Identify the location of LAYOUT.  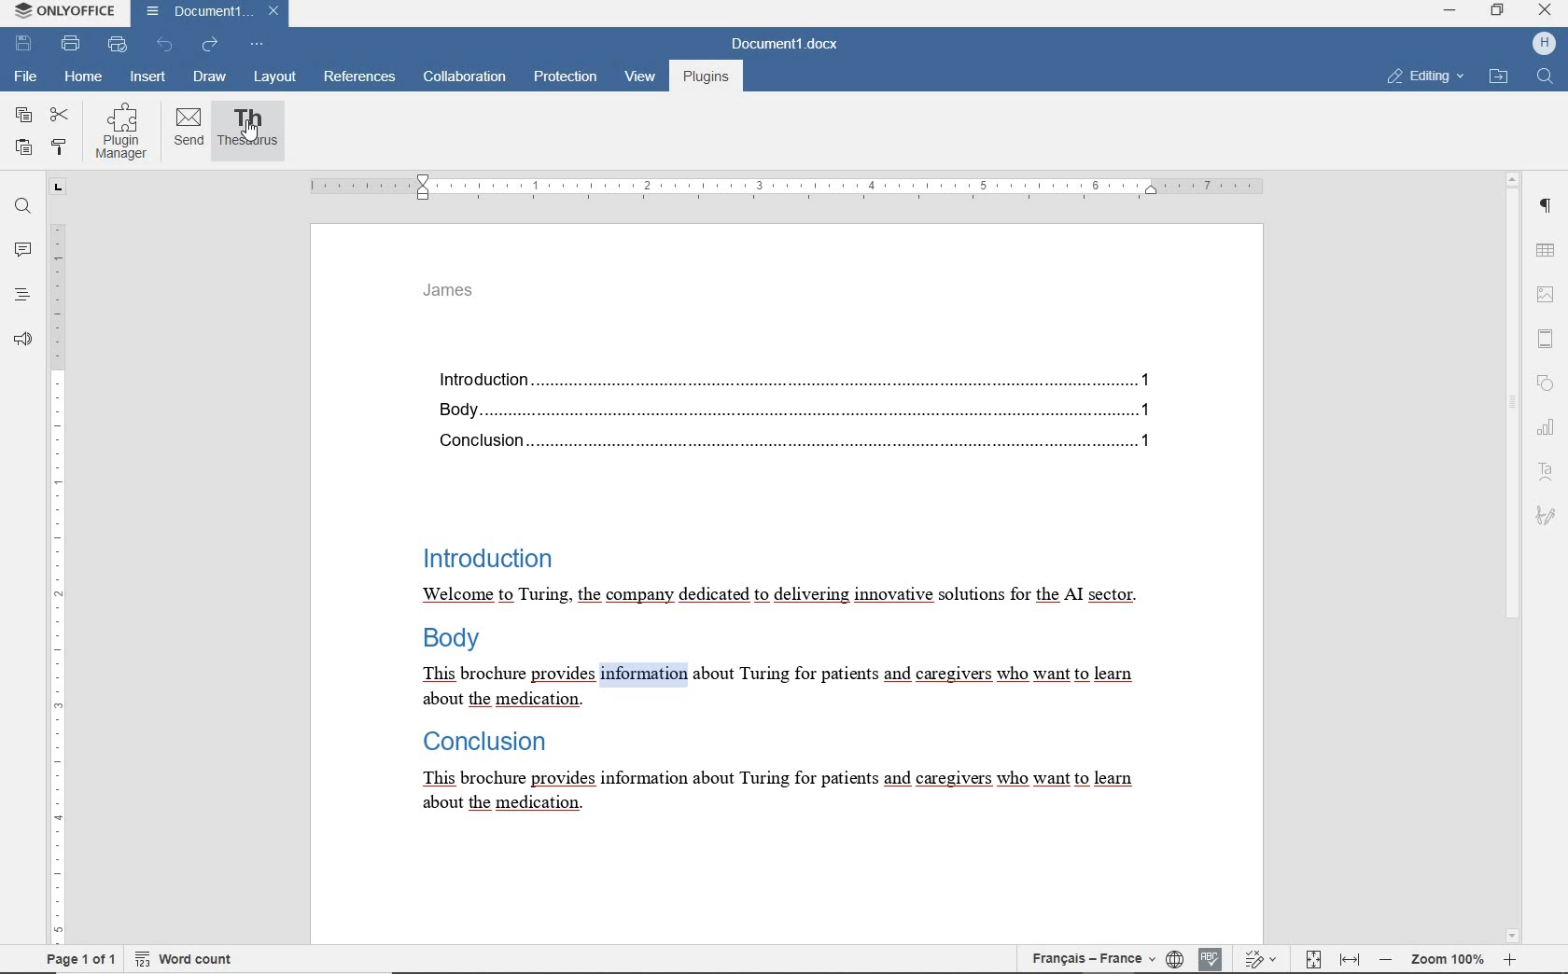
(273, 78).